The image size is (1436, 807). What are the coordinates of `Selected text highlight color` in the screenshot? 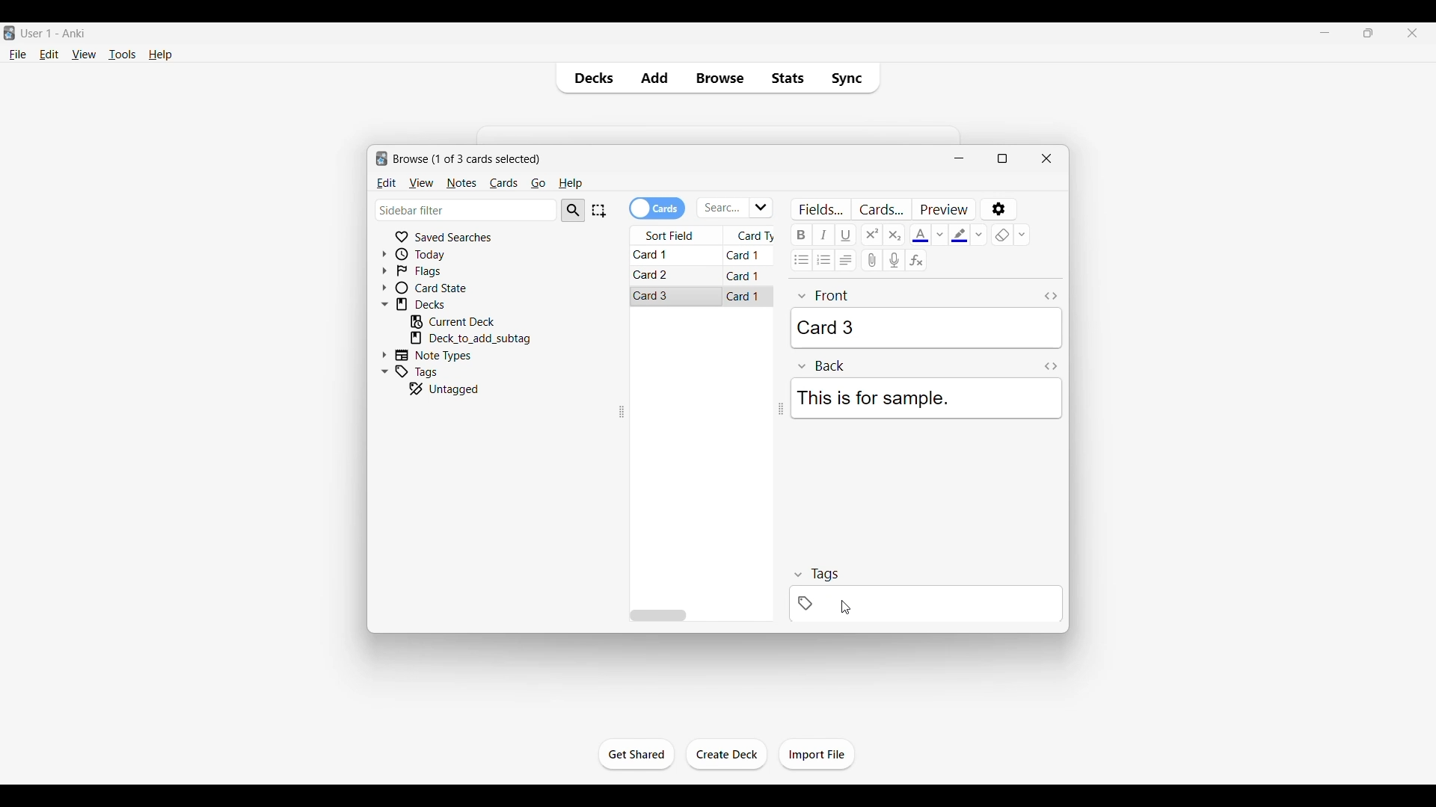 It's located at (960, 235).